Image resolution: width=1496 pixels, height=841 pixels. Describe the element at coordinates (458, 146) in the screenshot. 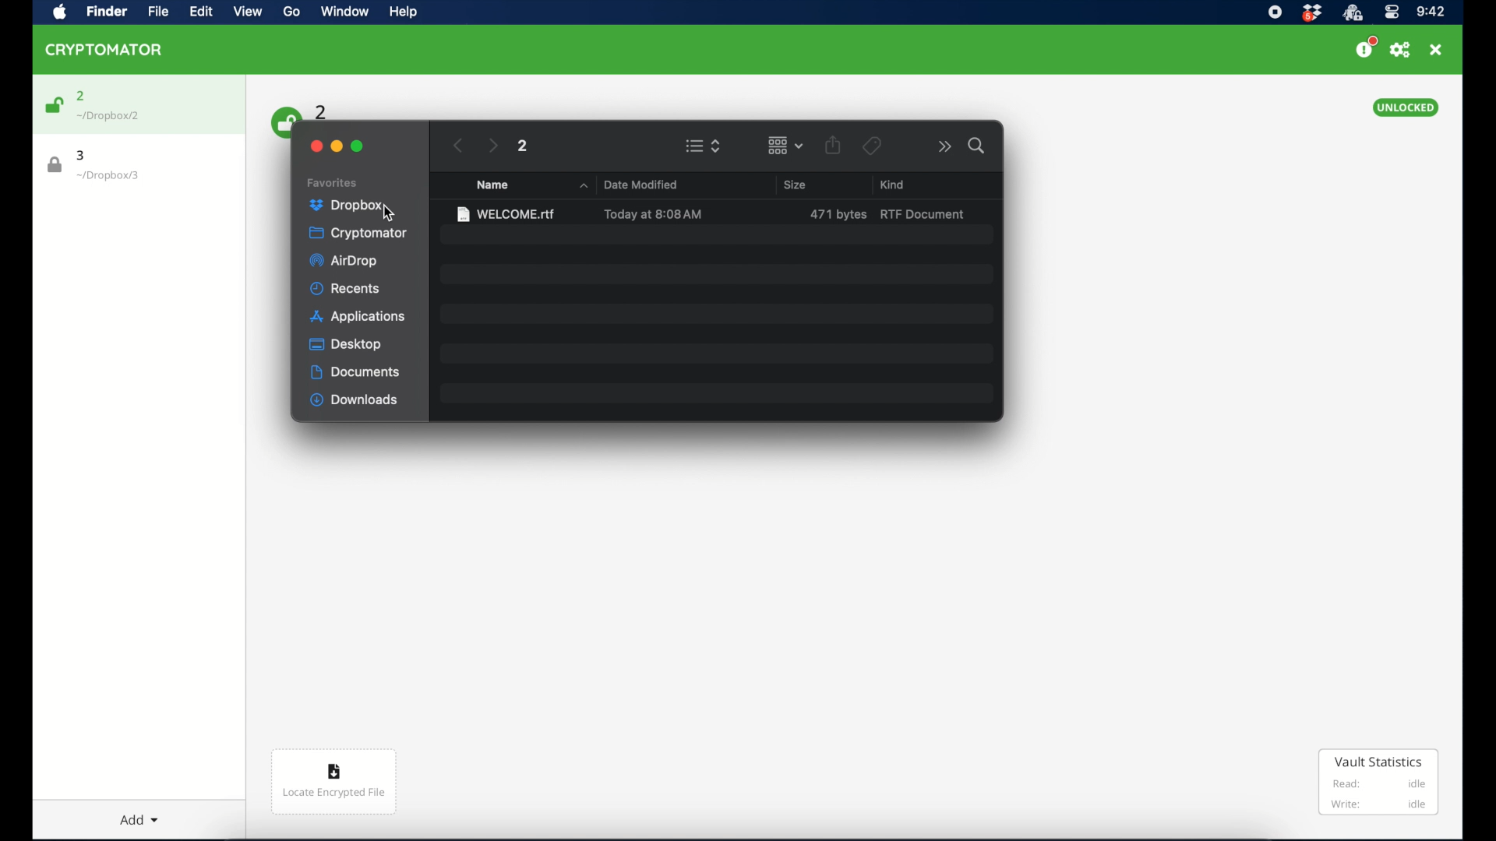

I see `previous` at that location.